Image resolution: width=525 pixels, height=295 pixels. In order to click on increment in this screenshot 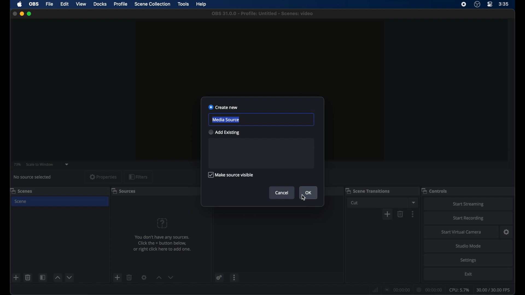, I will do `click(159, 277)`.